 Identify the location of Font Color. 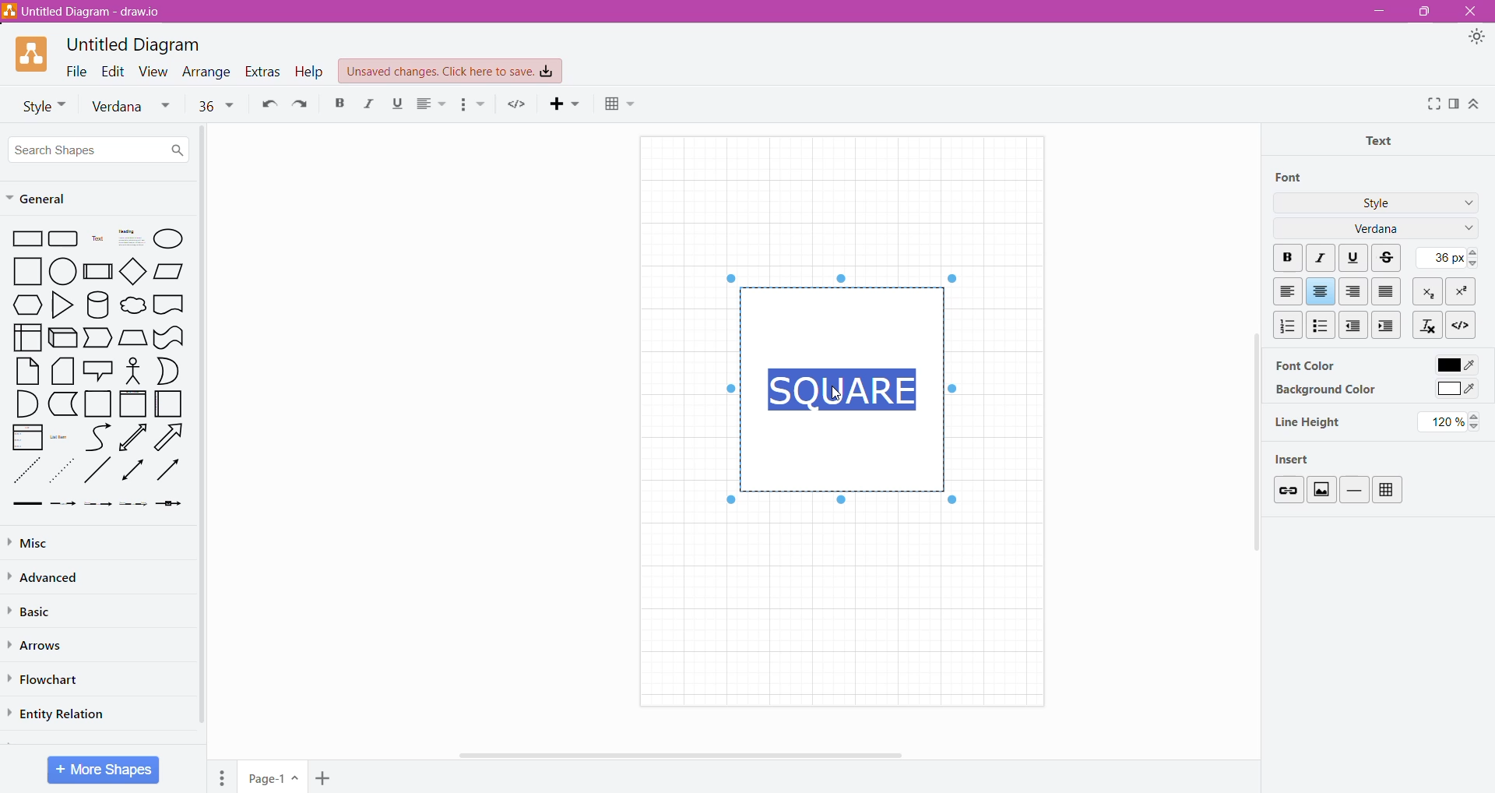
(1304, 365).